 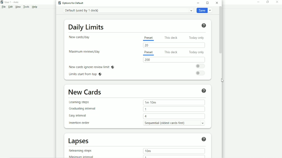 I want to click on Learning steps, so click(x=80, y=102).